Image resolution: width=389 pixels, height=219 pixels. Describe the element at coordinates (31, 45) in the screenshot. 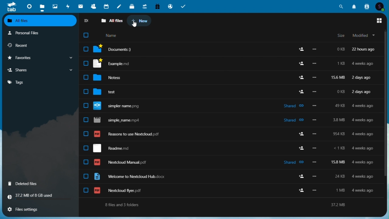

I see `Recent` at that location.